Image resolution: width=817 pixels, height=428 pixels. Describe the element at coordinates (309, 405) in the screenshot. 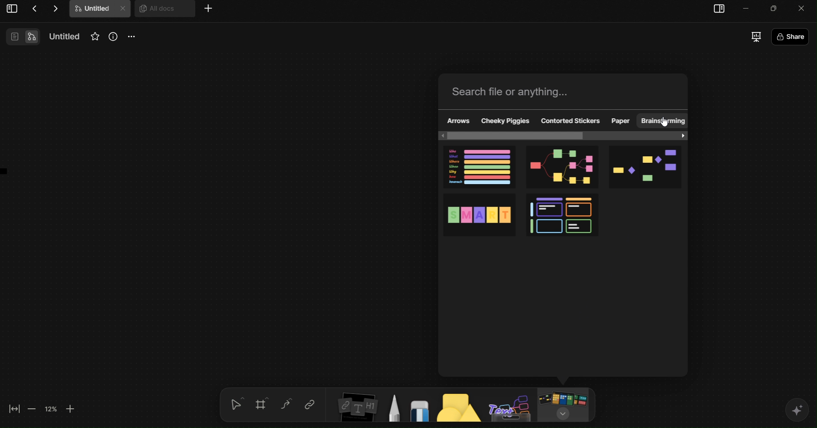

I see `Link tool` at that location.